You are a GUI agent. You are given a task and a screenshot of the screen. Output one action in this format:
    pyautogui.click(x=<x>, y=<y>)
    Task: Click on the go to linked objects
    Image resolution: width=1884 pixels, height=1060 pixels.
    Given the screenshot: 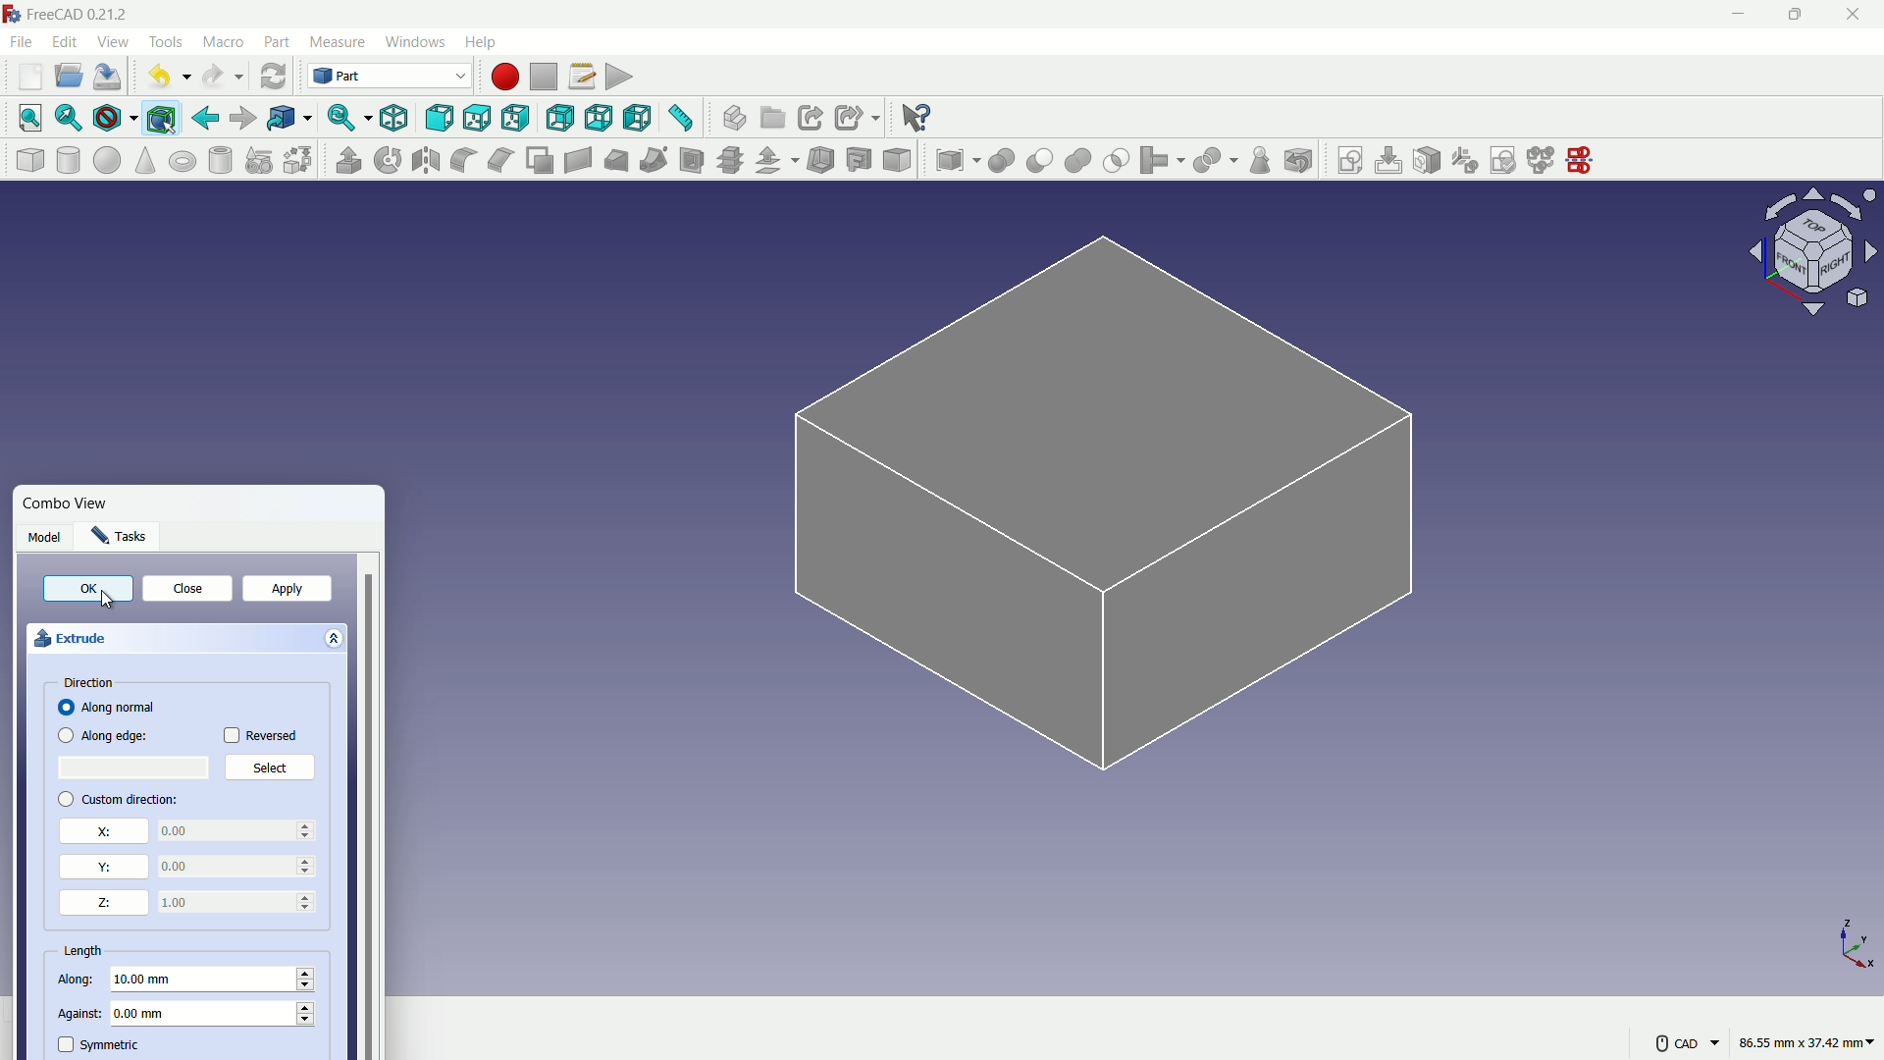 What is the action you would take?
    pyautogui.click(x=290, y=117)
    